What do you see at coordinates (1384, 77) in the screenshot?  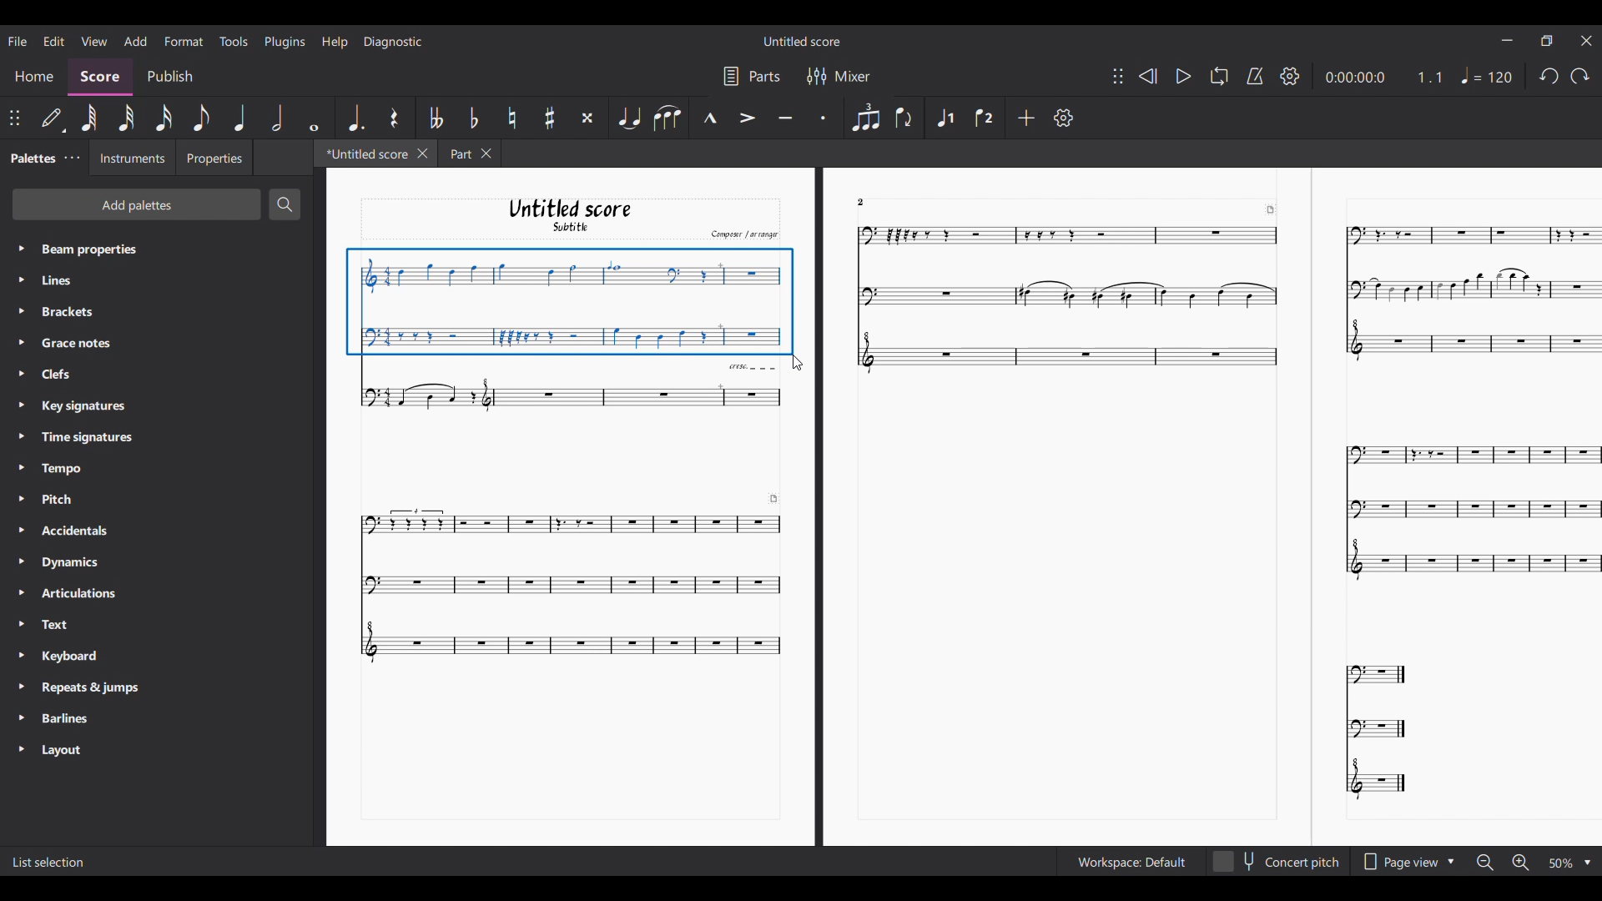 I see `Current duration and ratio` at bounding box center [1384, 77].